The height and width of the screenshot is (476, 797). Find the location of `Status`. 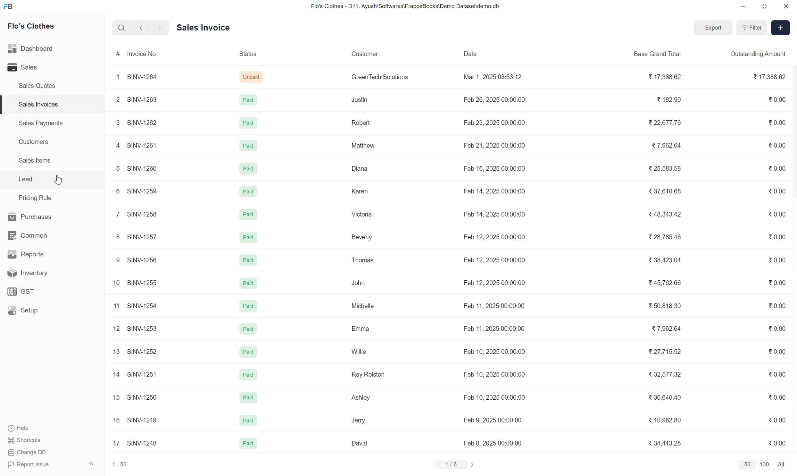

Status is located at coordinates (247, 54).